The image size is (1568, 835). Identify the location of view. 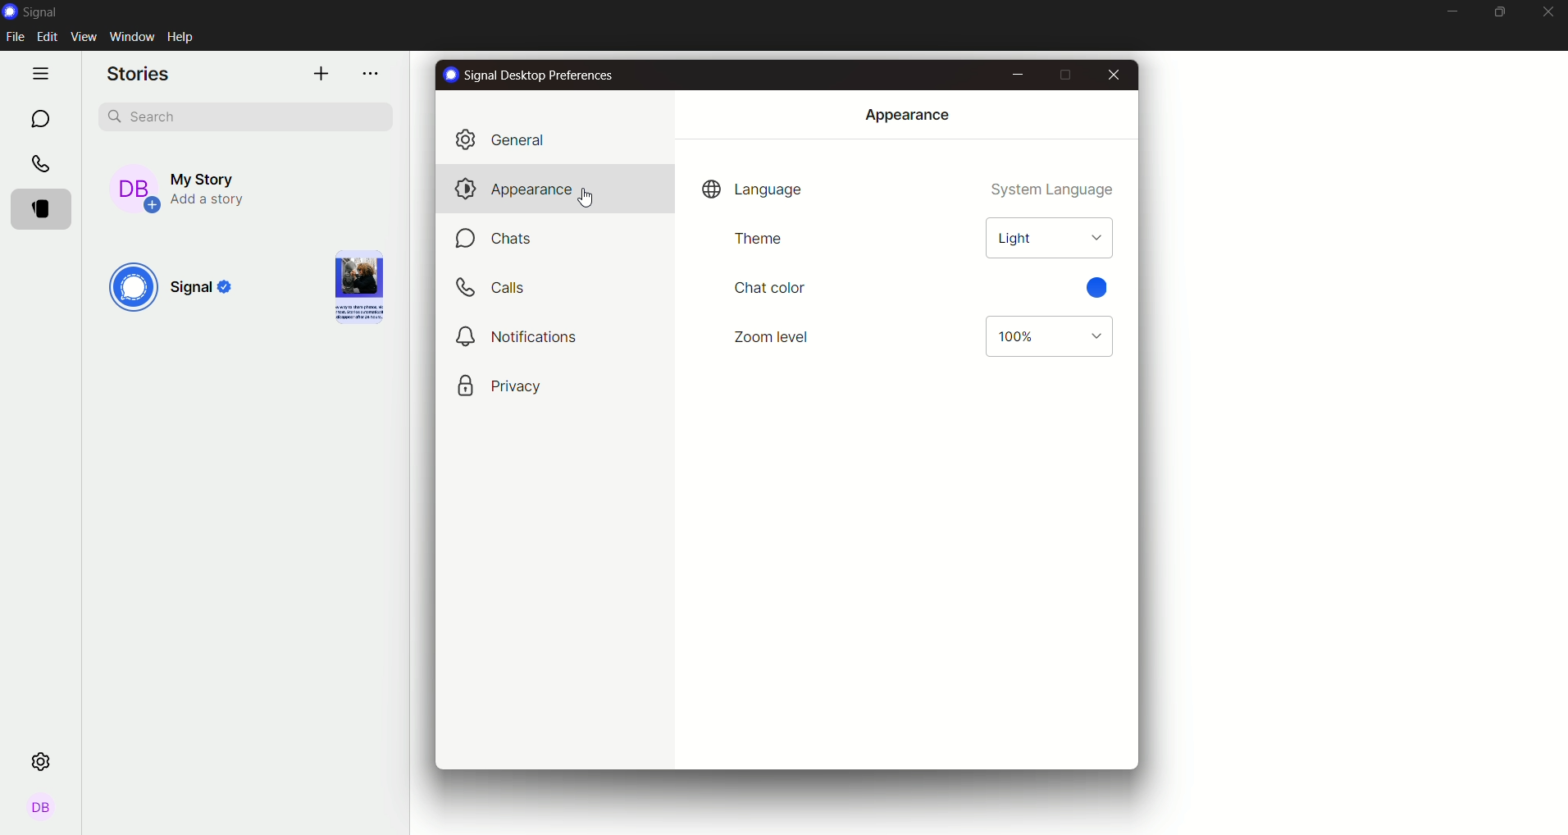
(84, 37).